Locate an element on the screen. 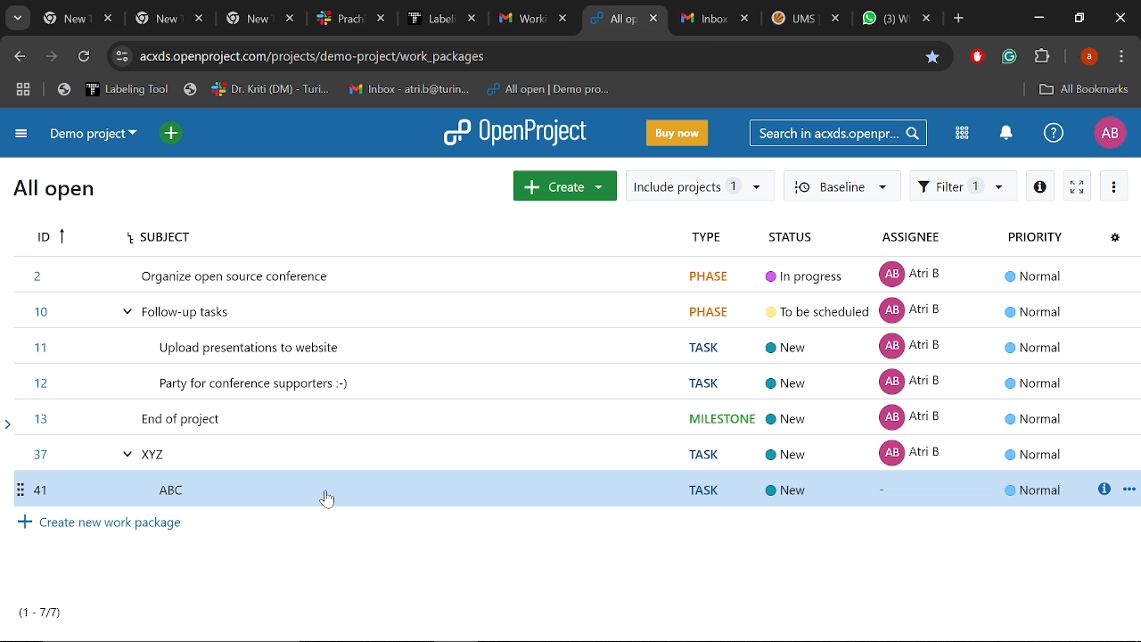 This screenshot has width=1141, height=642. New work package is located at coordinates (565, 185).